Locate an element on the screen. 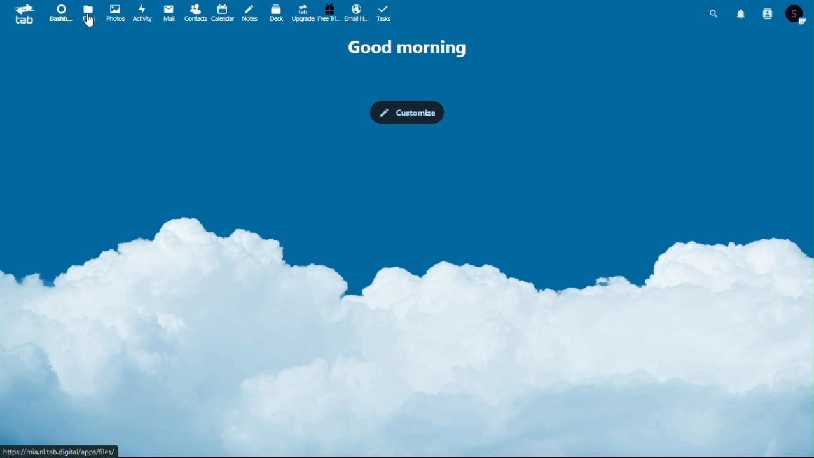 The width and height of the screenshot is (814, 458). Customise is located at coordinates (409, 113).